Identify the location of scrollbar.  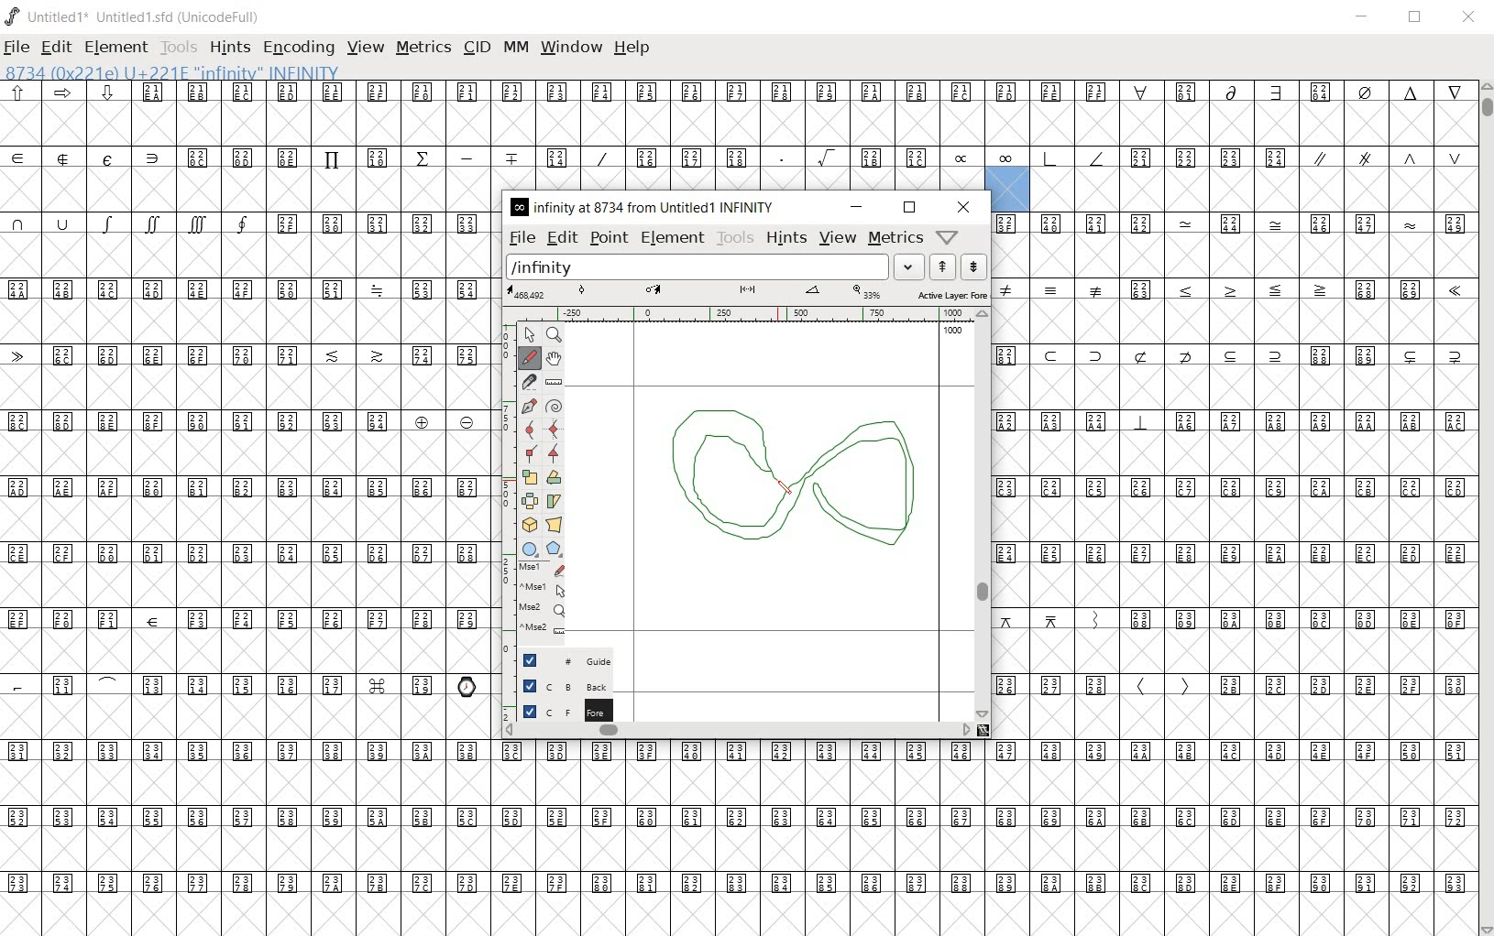
(739, 732).